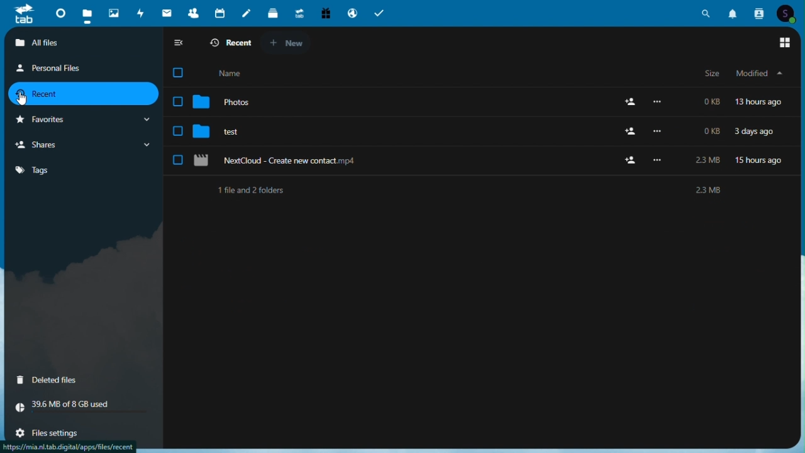  Describe the element at coordinates (272, 13) in the screenshot. I see `deck` at that location.